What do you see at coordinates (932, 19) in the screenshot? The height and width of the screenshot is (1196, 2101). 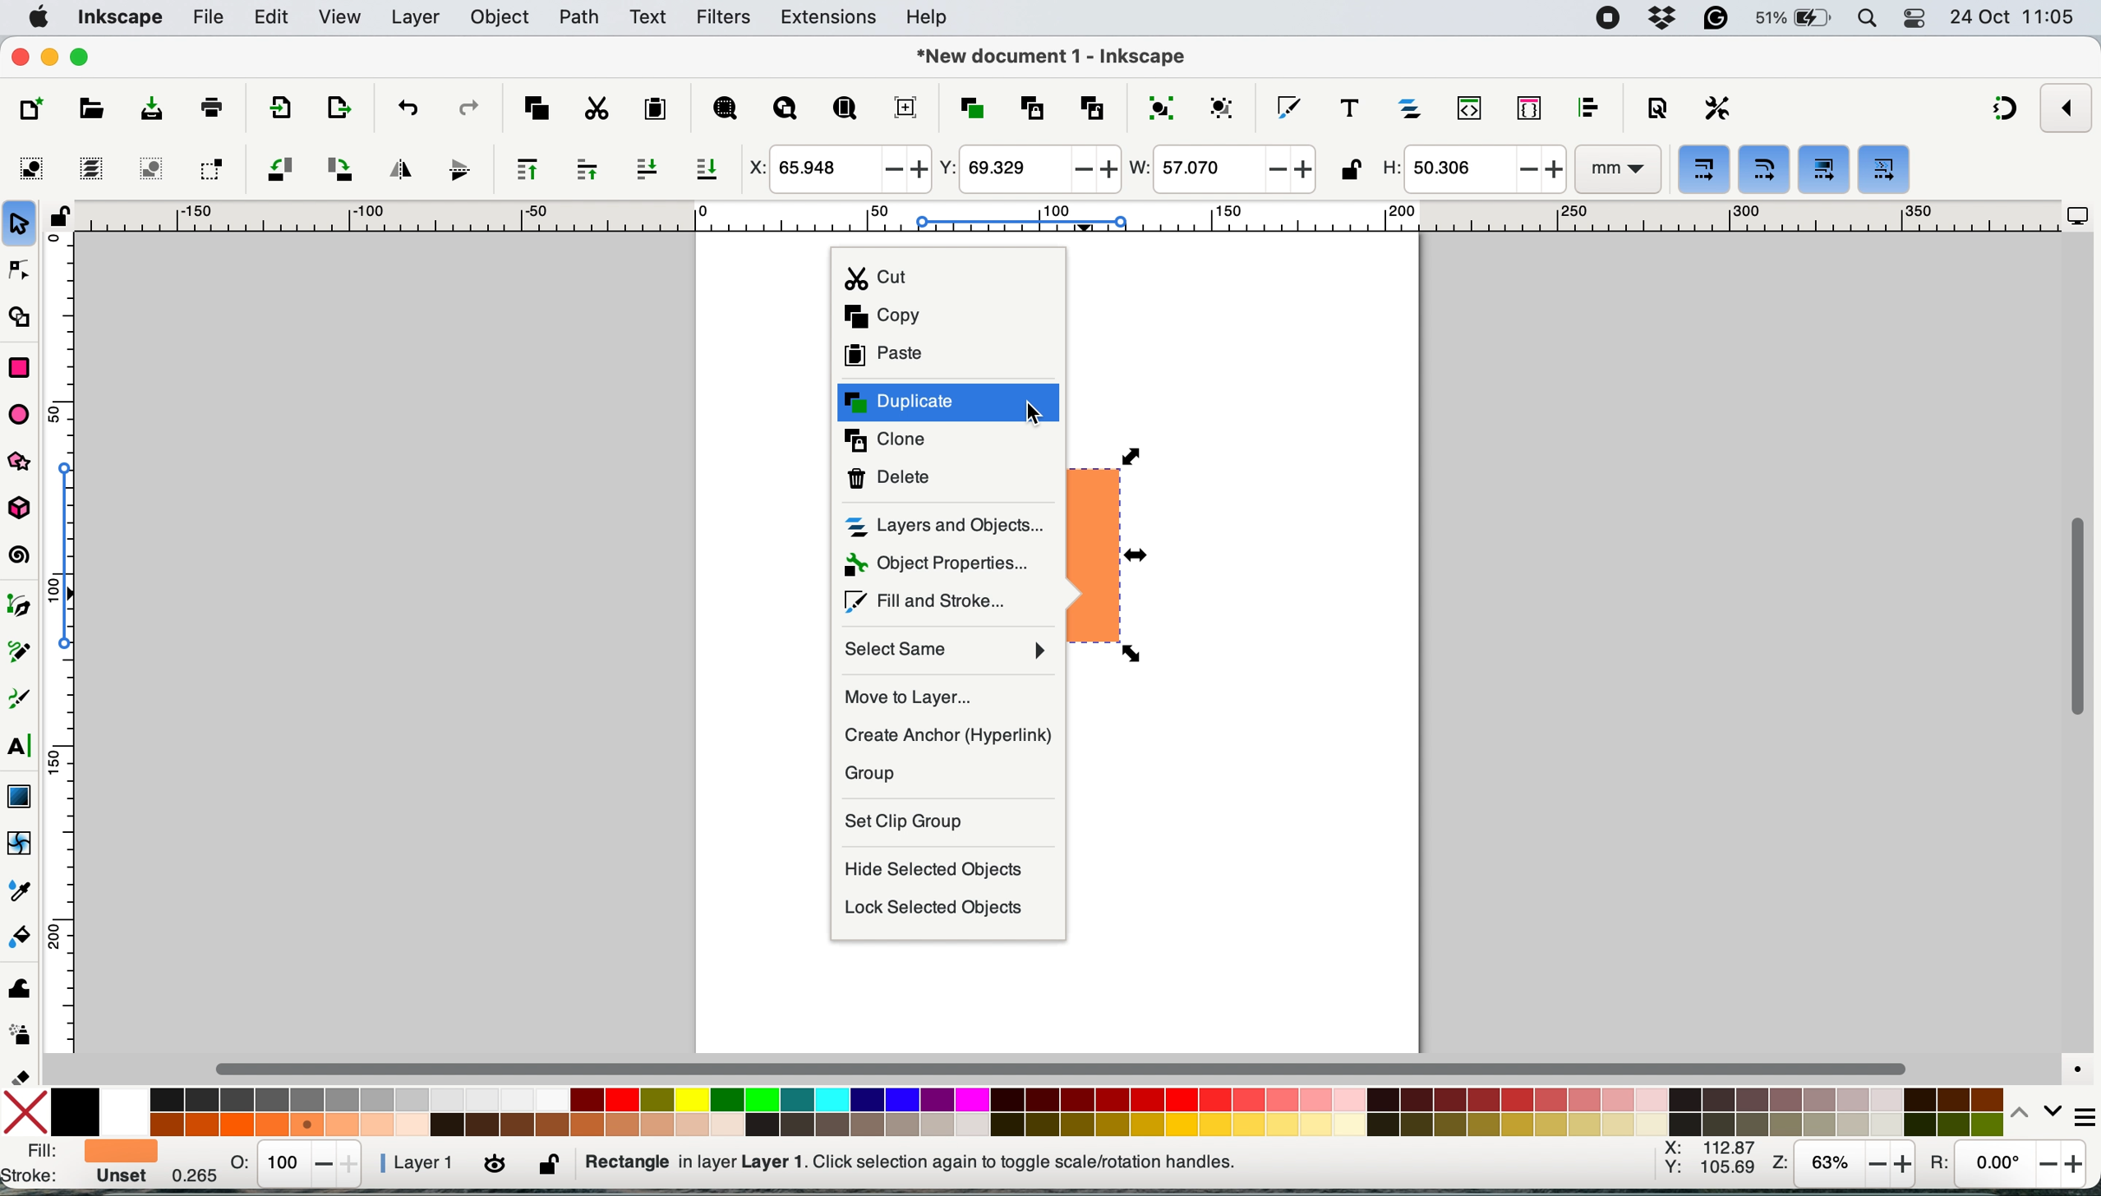 I see `help` at bounding box center [932, 19].